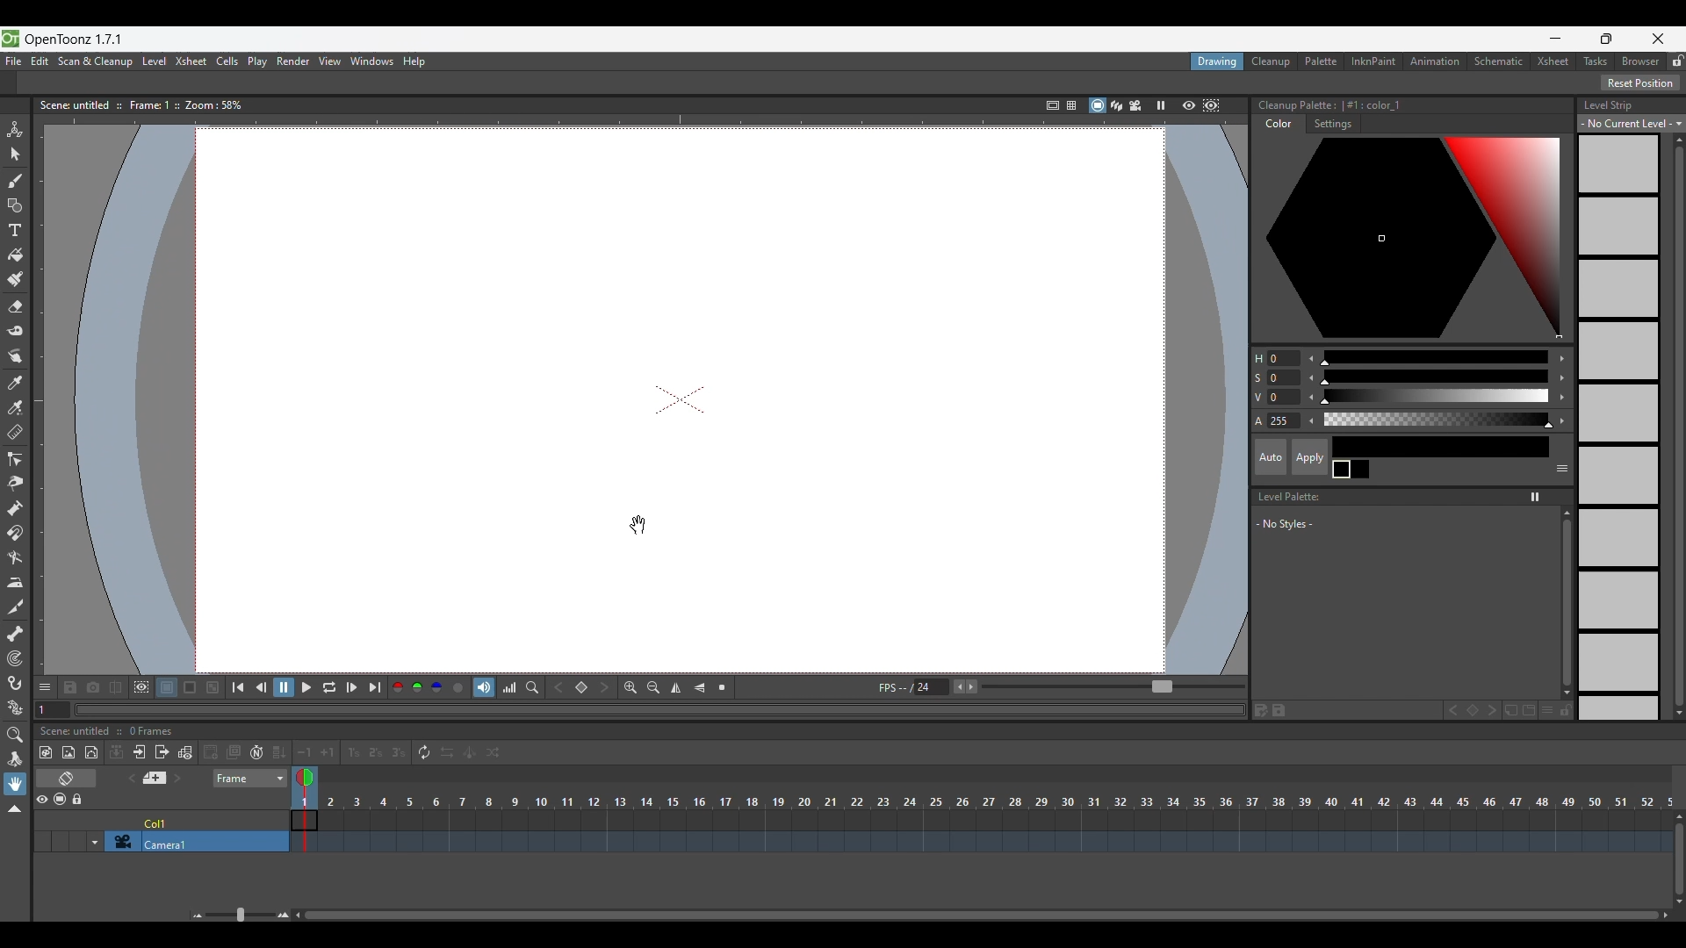 The image size is (1686, 948). I want to click on Cells, so click(227, 61).